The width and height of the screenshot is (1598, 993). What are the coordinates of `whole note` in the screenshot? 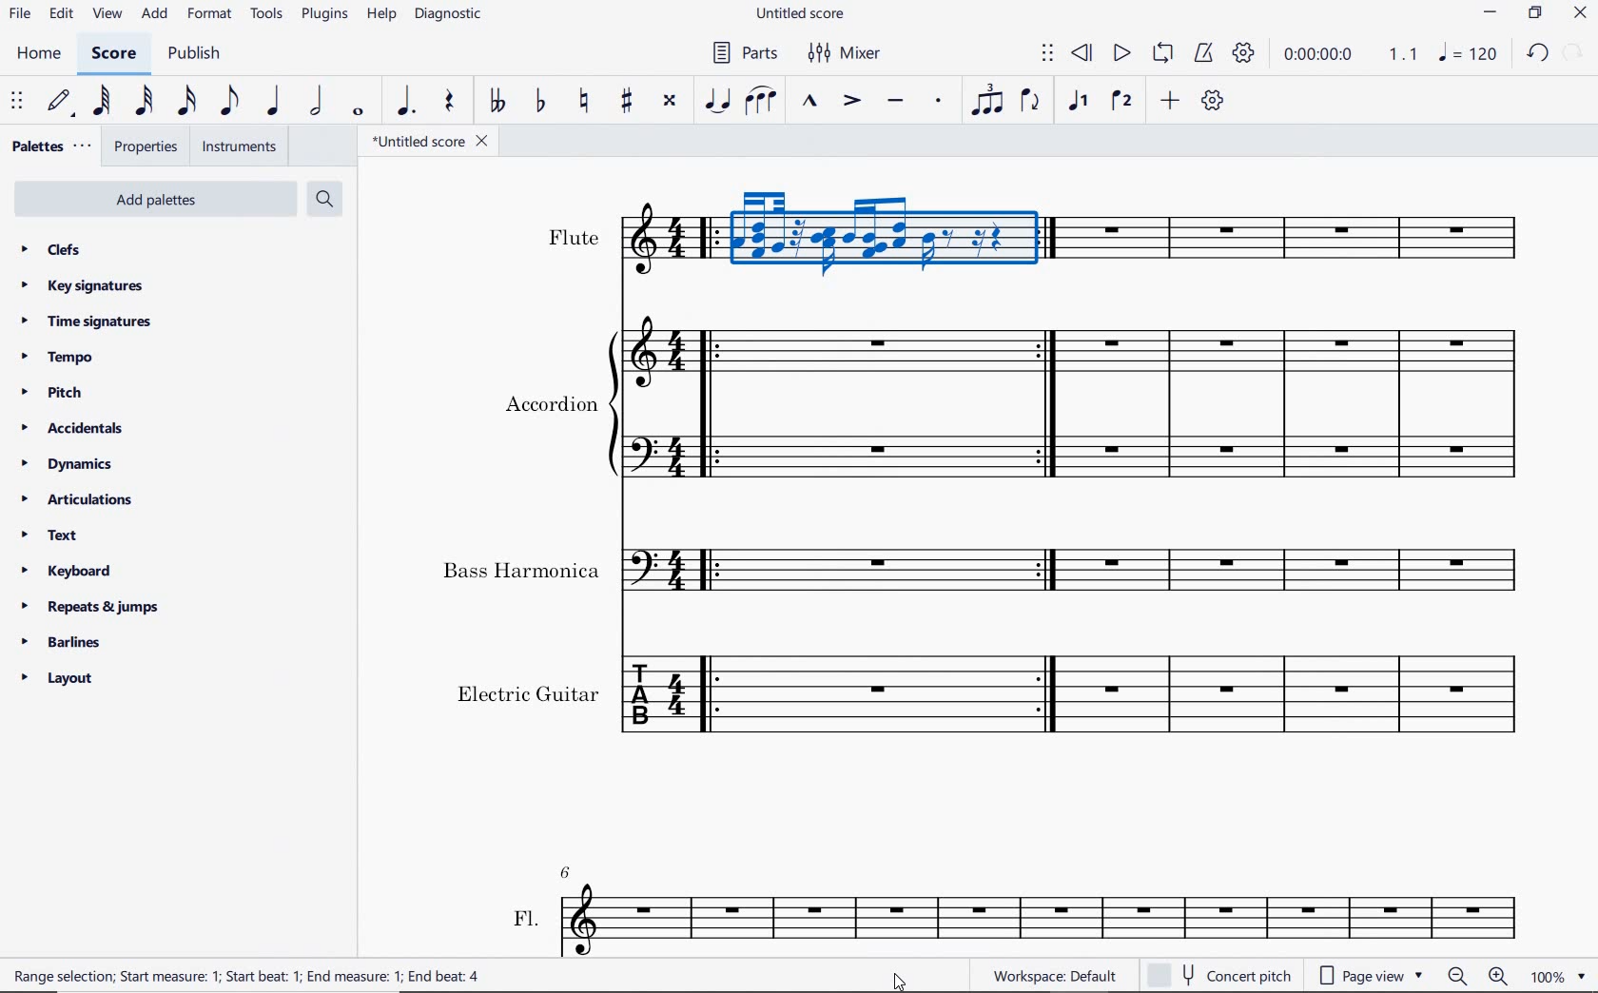 It's located at (359, 112).